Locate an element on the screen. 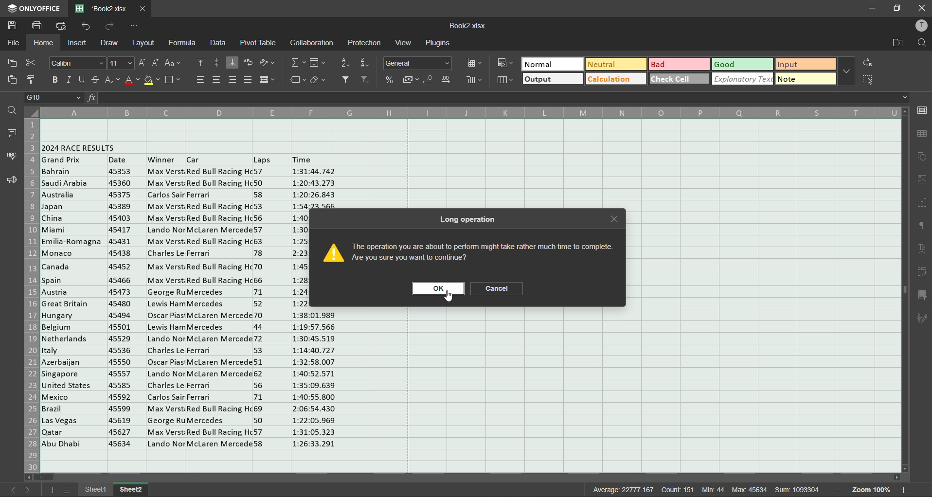 The width and height of the screenshot is (932, 497). calculation is located at coordinates (615, 79).